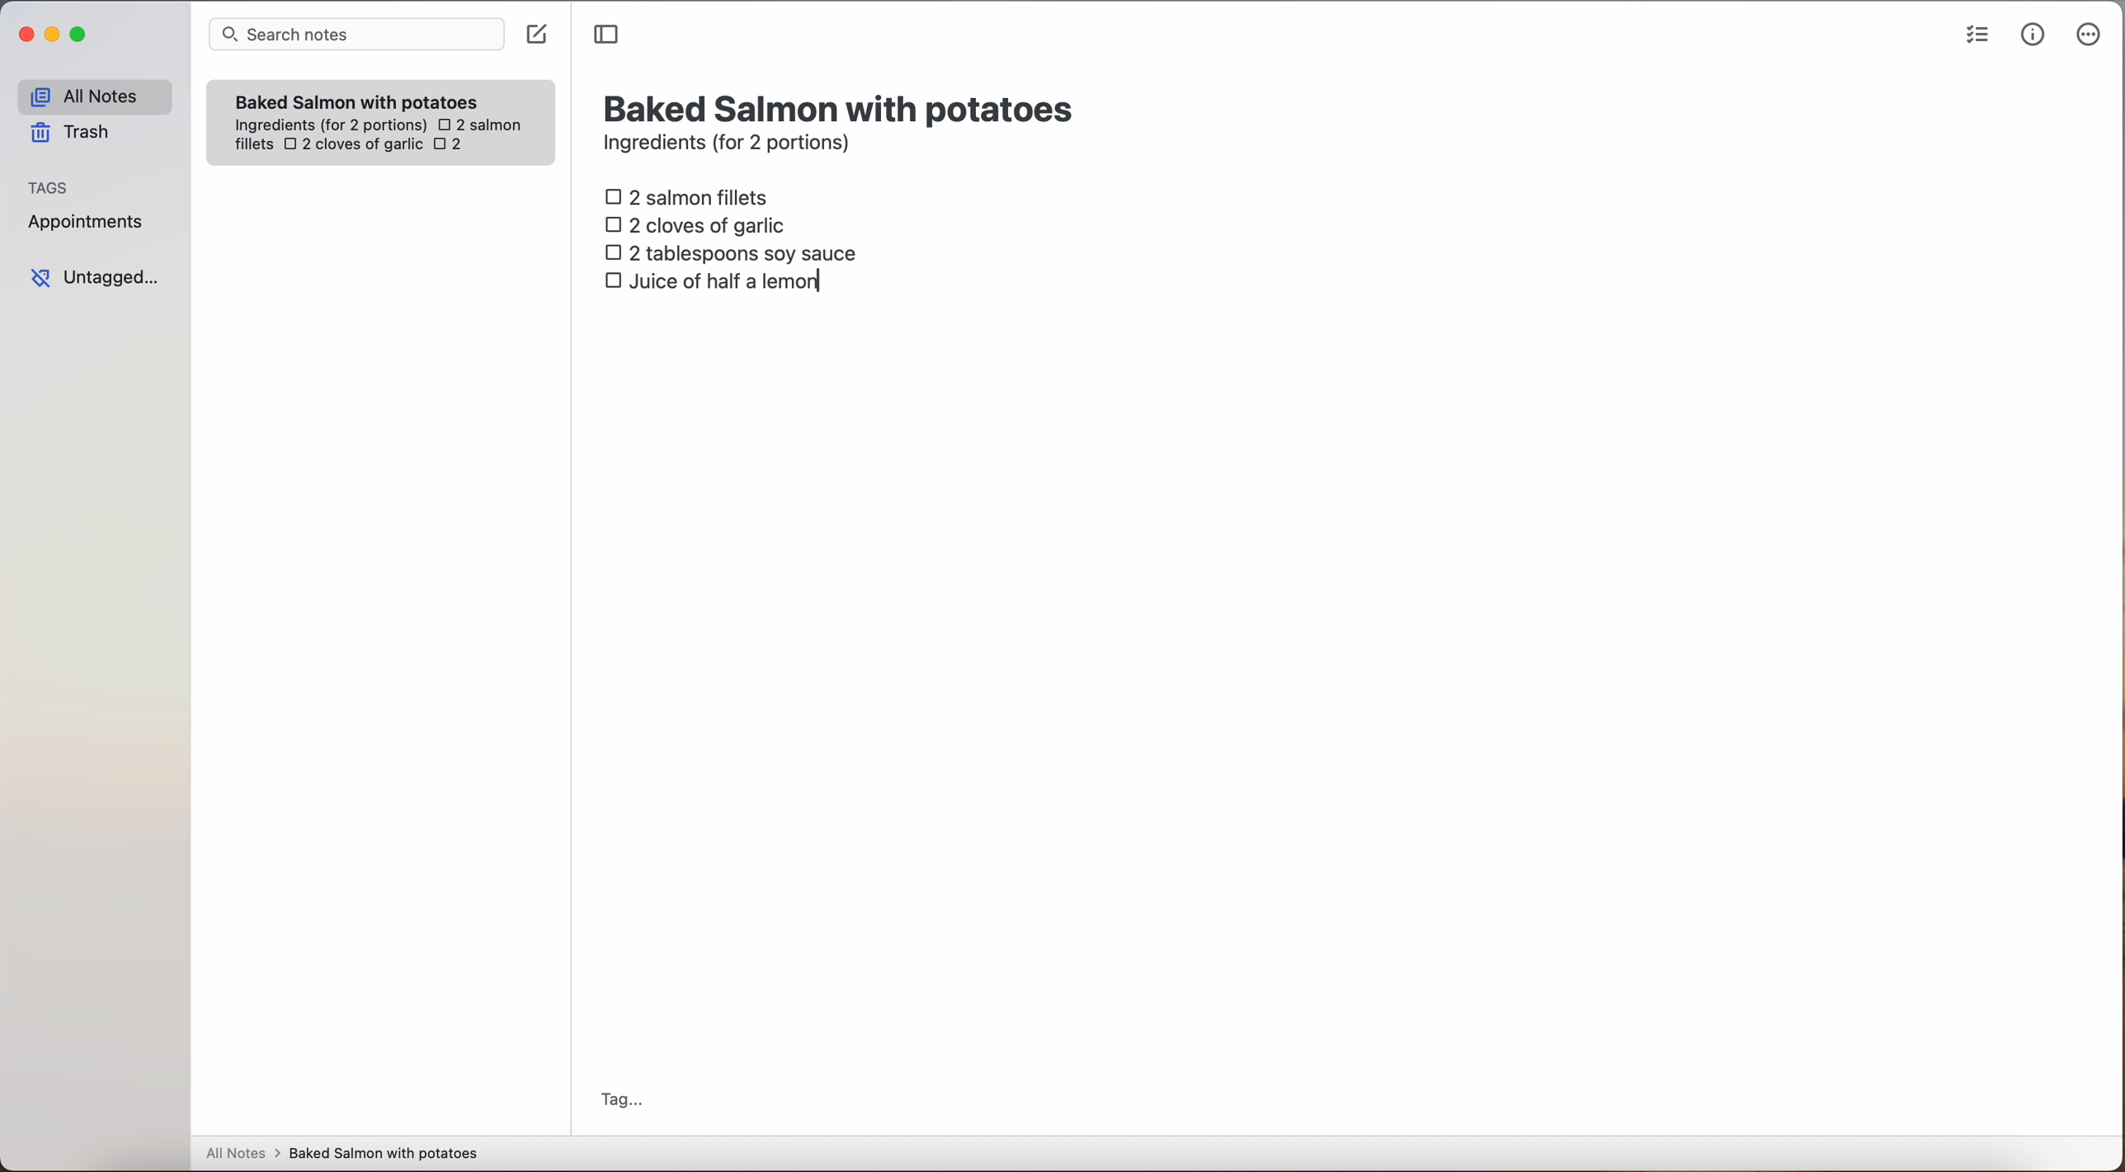 The width and height of the screenshot is (2125, 1172). I want to click on 2 salmon, so click(478, 122).